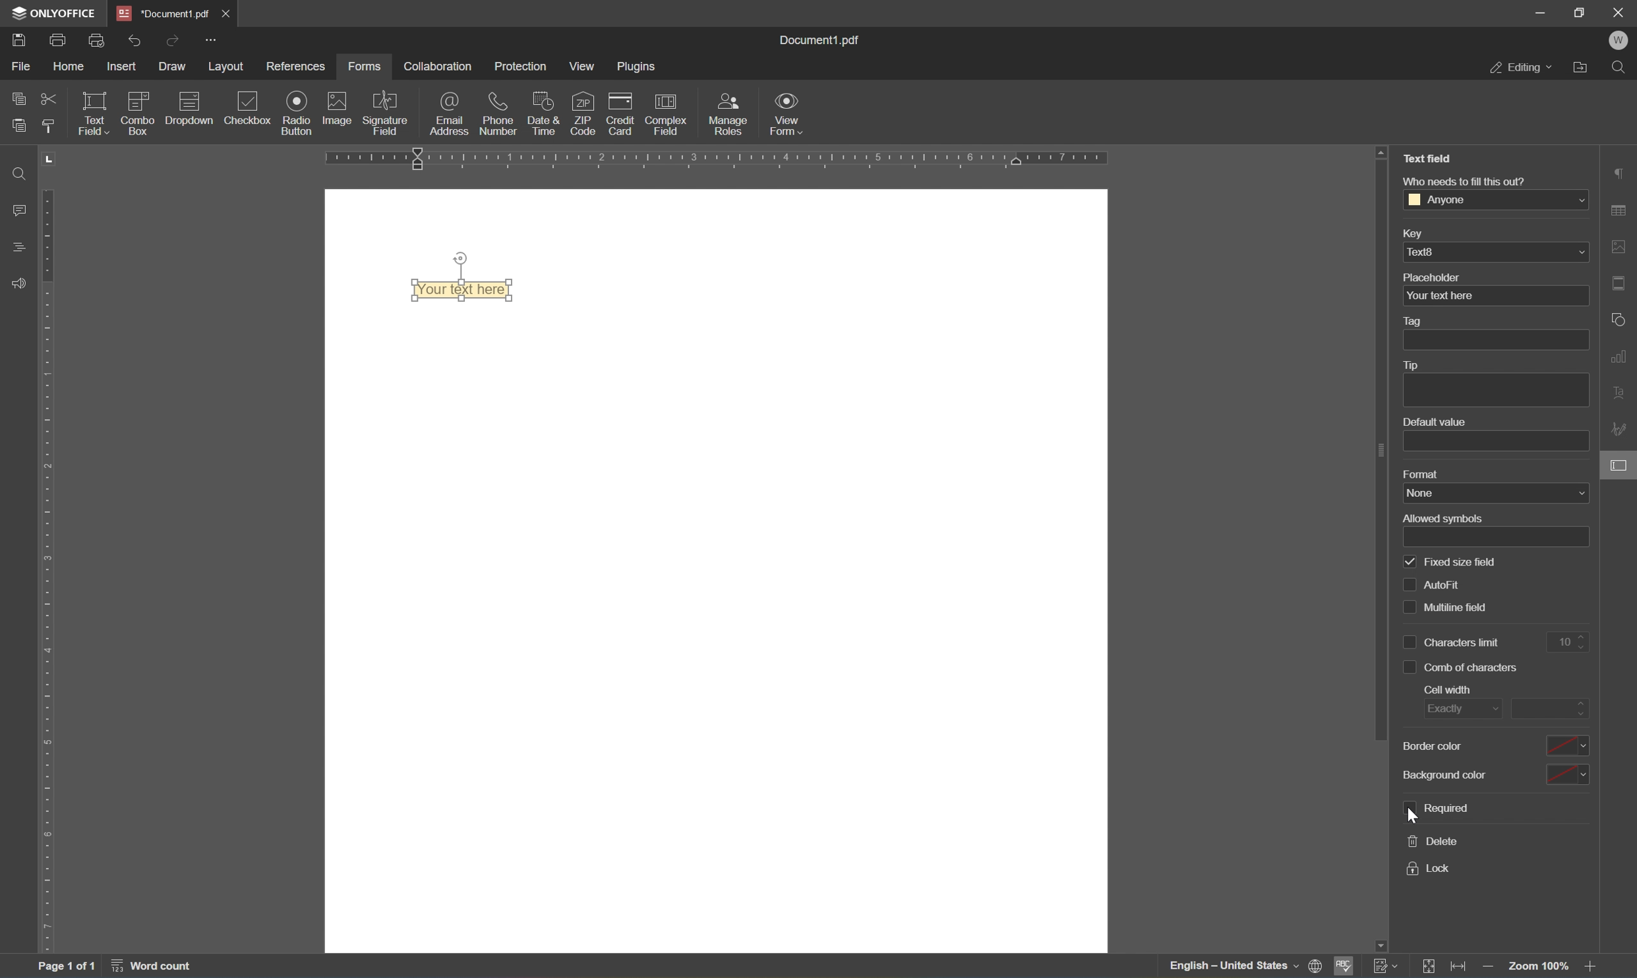 Image resolution: width=1637 pixels, height=978 pixels. What do you see at coordinates (710, 159) in the screenshot?
I see `ruler` at bounding box center [710, 159].